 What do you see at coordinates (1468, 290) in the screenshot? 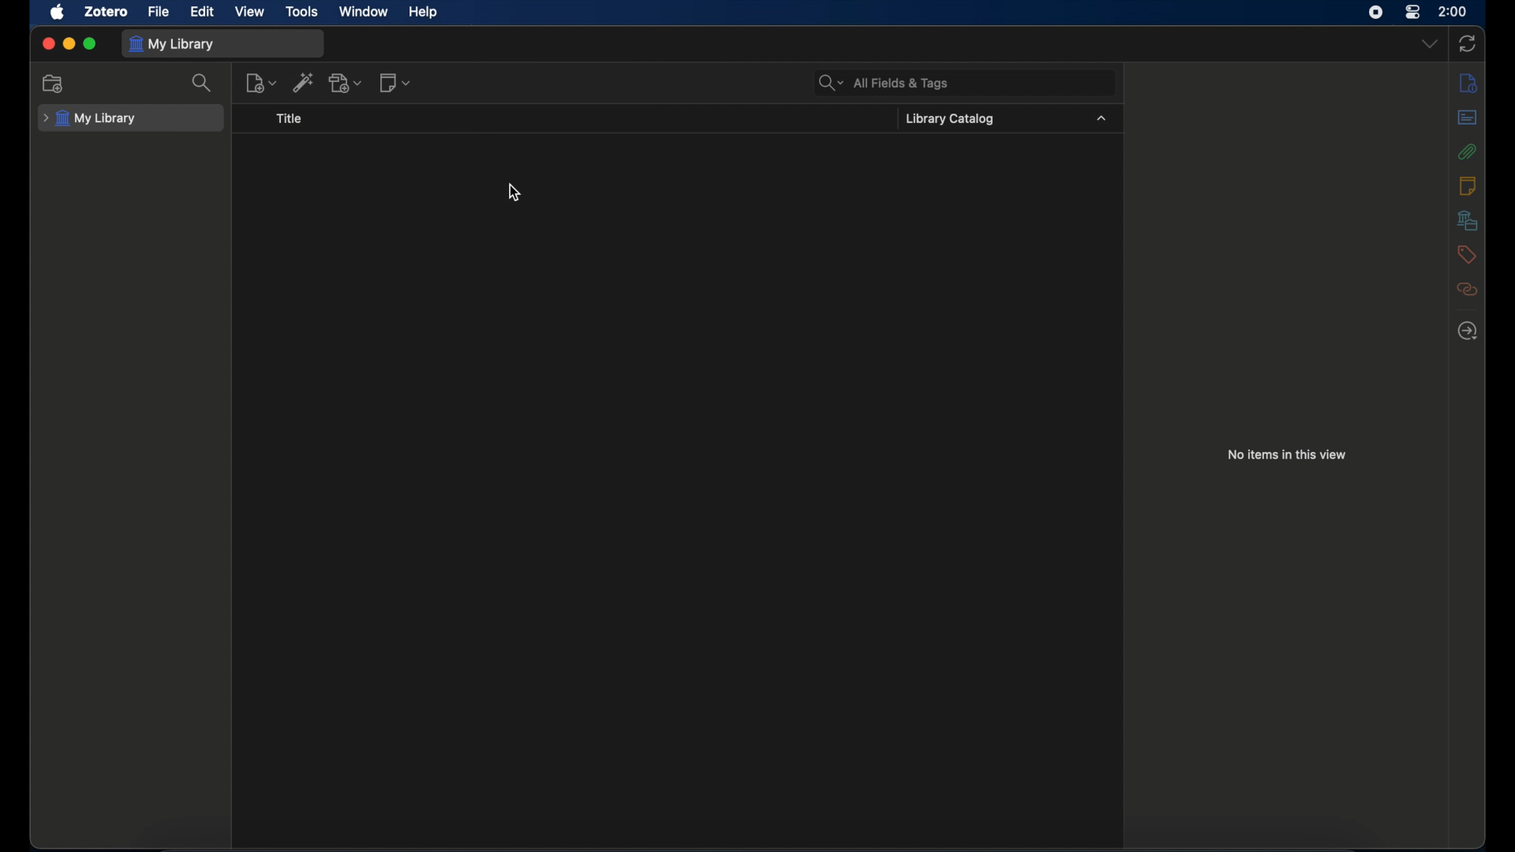
I see `related` at bounding box center [1468, 290].